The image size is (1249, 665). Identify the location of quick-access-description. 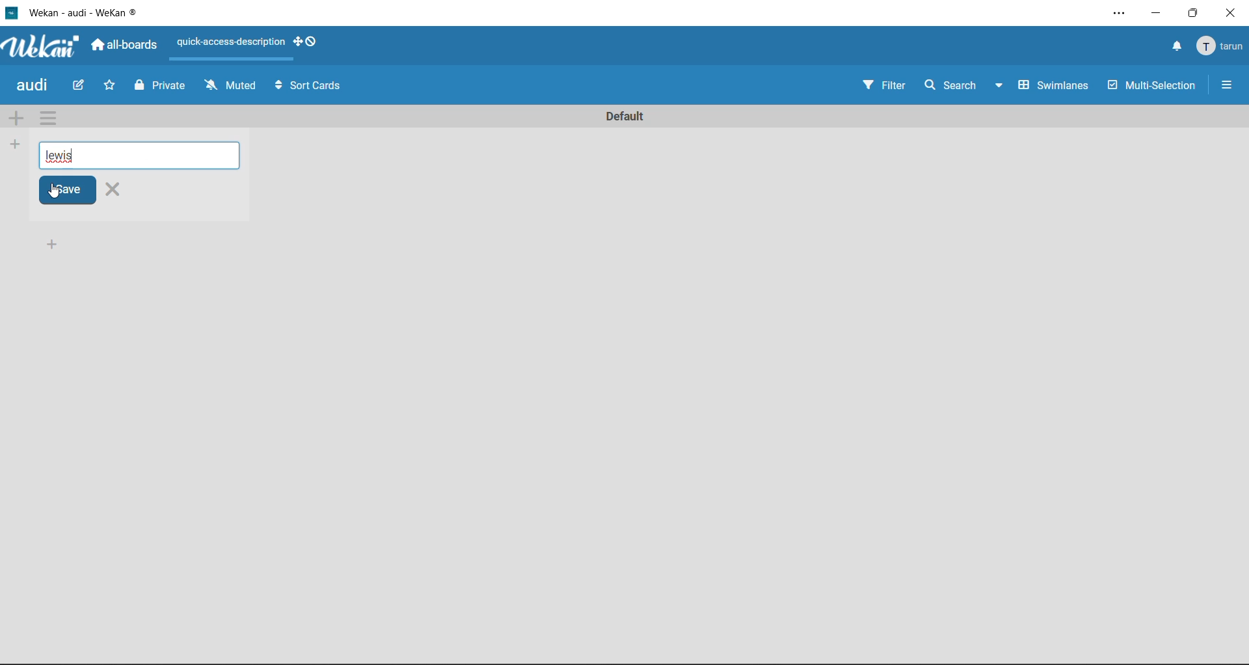
(231, 42).